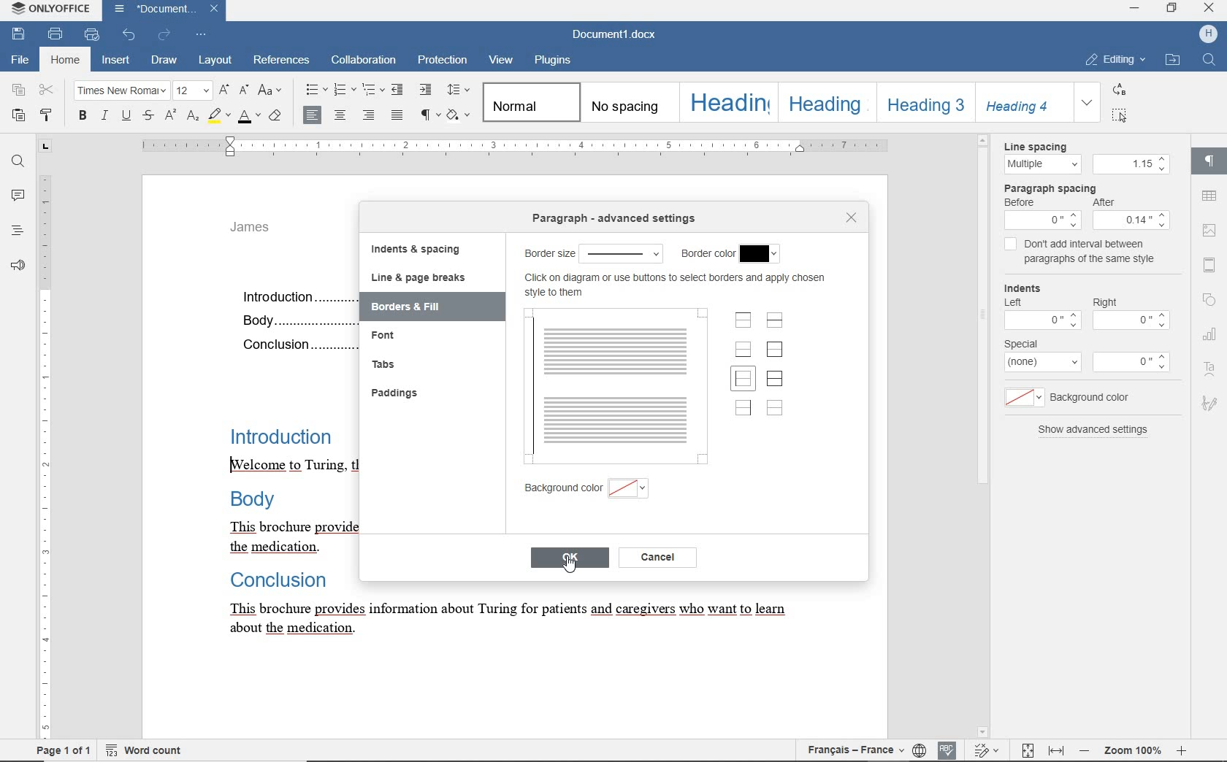 The height and width of the screenshot is (762, 1227). Describe the element at coordinates (265, 526) in the screenshot. I see `This brochure |` at that location.